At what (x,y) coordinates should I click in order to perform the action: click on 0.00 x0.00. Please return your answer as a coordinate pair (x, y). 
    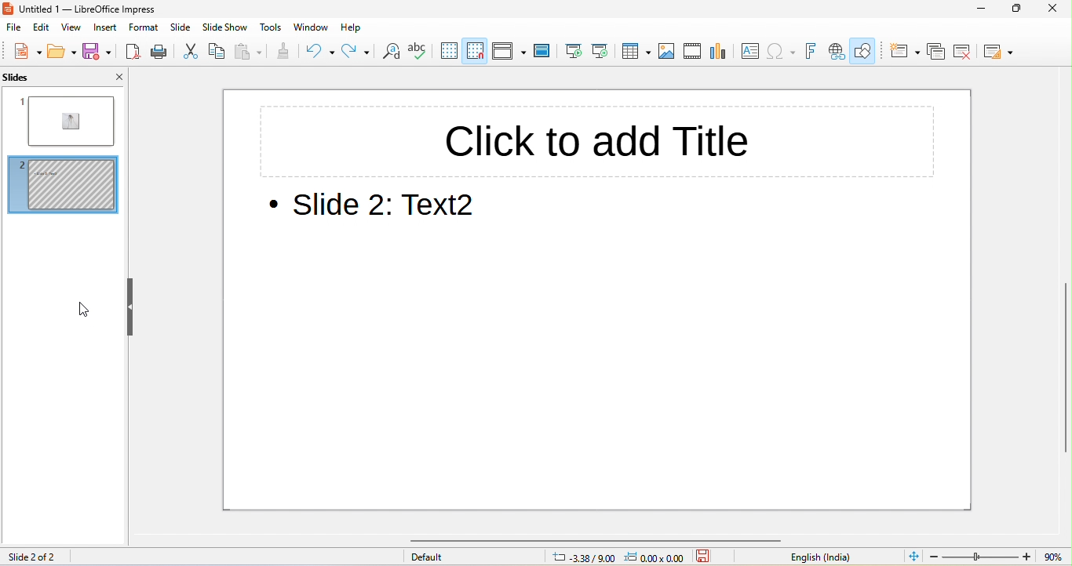
    Looking at the image, I should click on (656, 557).